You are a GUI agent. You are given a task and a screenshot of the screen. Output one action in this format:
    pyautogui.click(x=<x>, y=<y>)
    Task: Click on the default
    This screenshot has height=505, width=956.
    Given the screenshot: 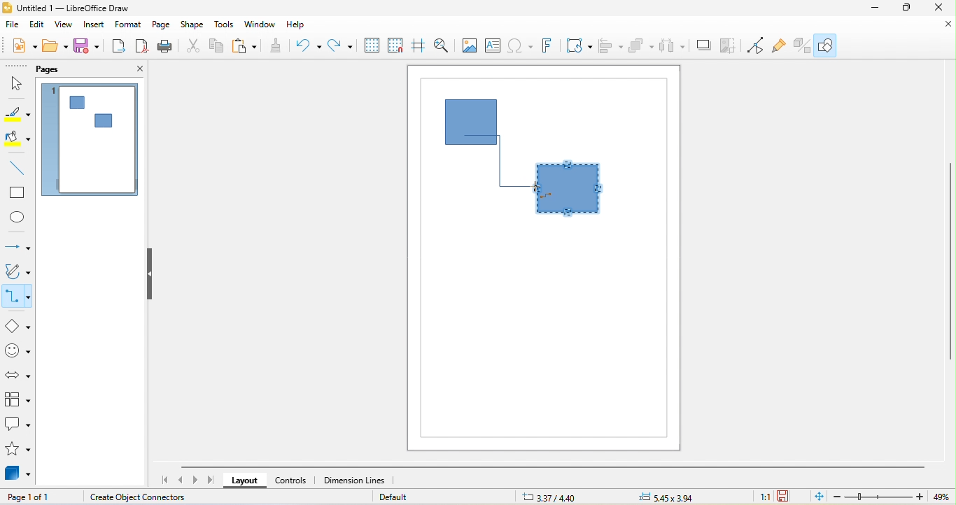 What is the action you would take?
    pyautogui.click(x=403, y=497)
    